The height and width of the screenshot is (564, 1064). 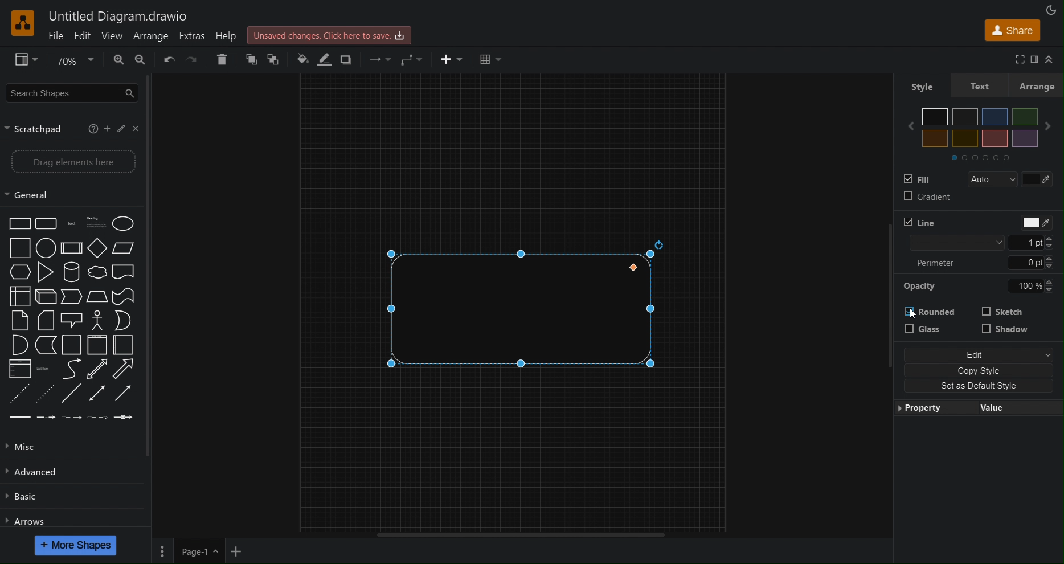 I want to click on Scrollbar, so click(x=526, y=534).